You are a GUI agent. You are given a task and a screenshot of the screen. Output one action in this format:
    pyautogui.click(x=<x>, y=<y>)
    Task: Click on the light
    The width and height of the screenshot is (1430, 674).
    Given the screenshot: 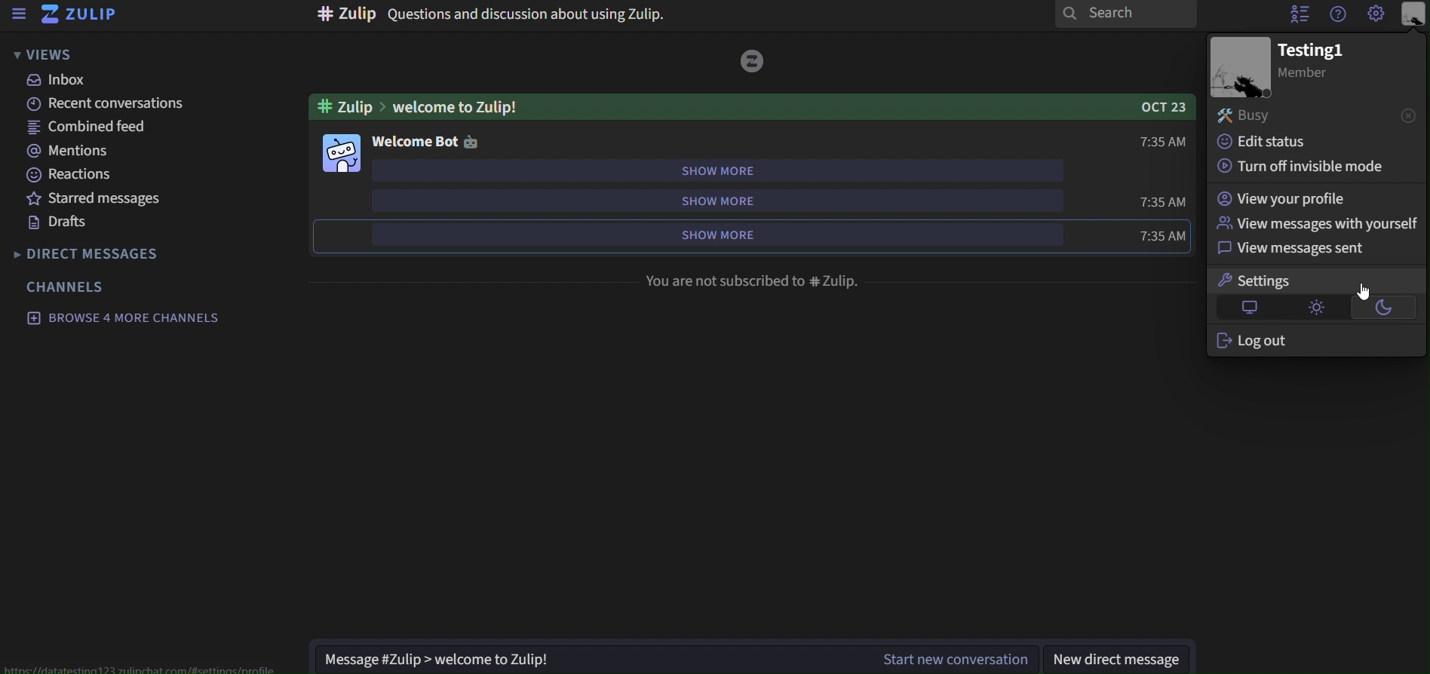 What is the action you would take?
    pyautogui.click(x=1317, y=307)
    